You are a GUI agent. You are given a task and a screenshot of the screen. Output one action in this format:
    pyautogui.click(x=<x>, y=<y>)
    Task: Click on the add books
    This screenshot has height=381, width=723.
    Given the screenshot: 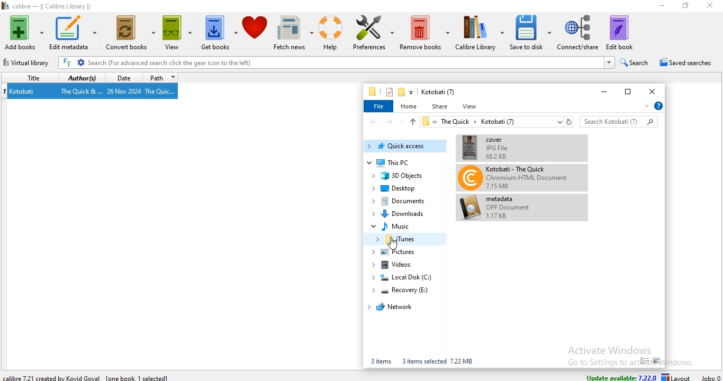 What is the action you would take?
    pyautogui.click(x=24, y=33)
    